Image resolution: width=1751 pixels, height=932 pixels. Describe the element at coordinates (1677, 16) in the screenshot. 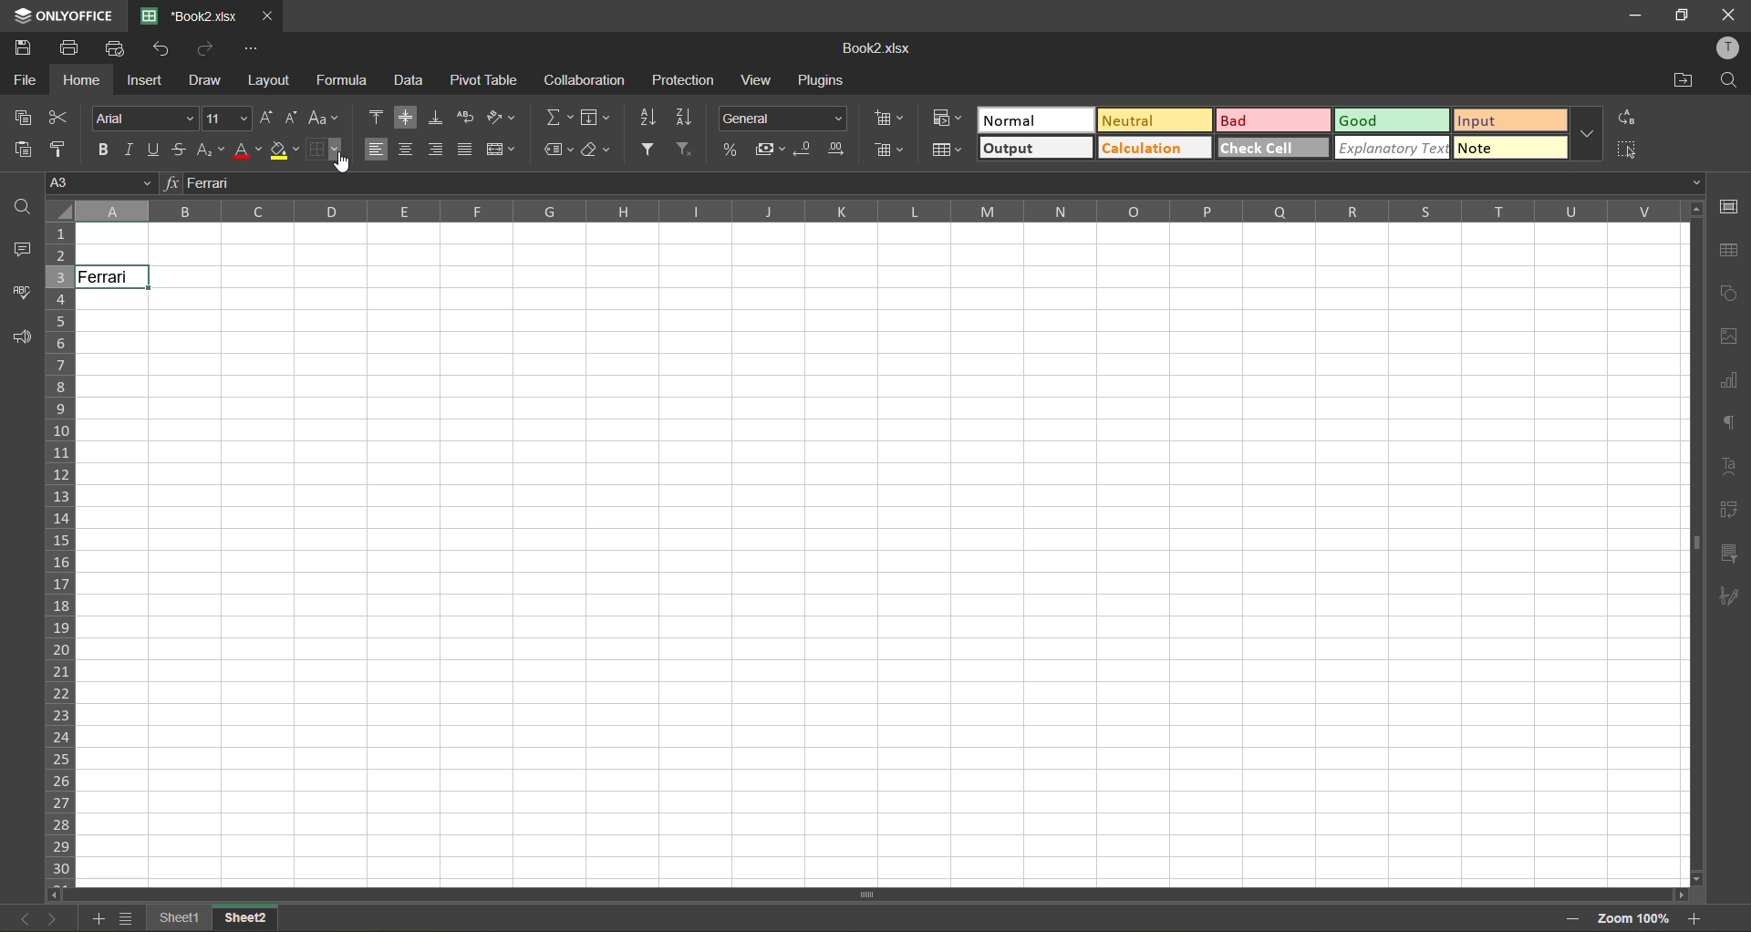

I see `maximize` at that location.